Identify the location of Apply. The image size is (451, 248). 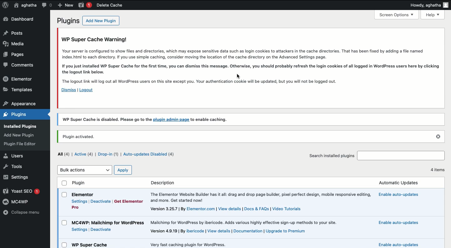
(123, 170).